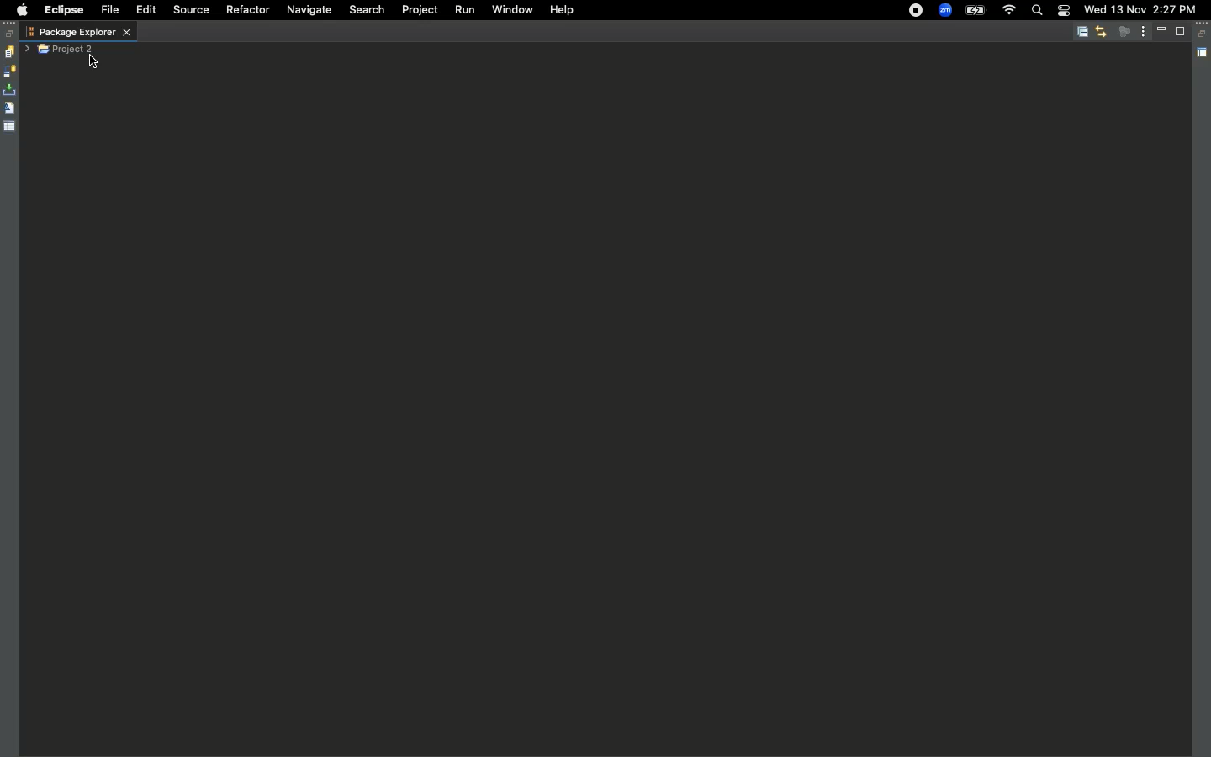  Describe the element at coordinates (19, 10) in the screenshot. I see `Apple logo` at that location.